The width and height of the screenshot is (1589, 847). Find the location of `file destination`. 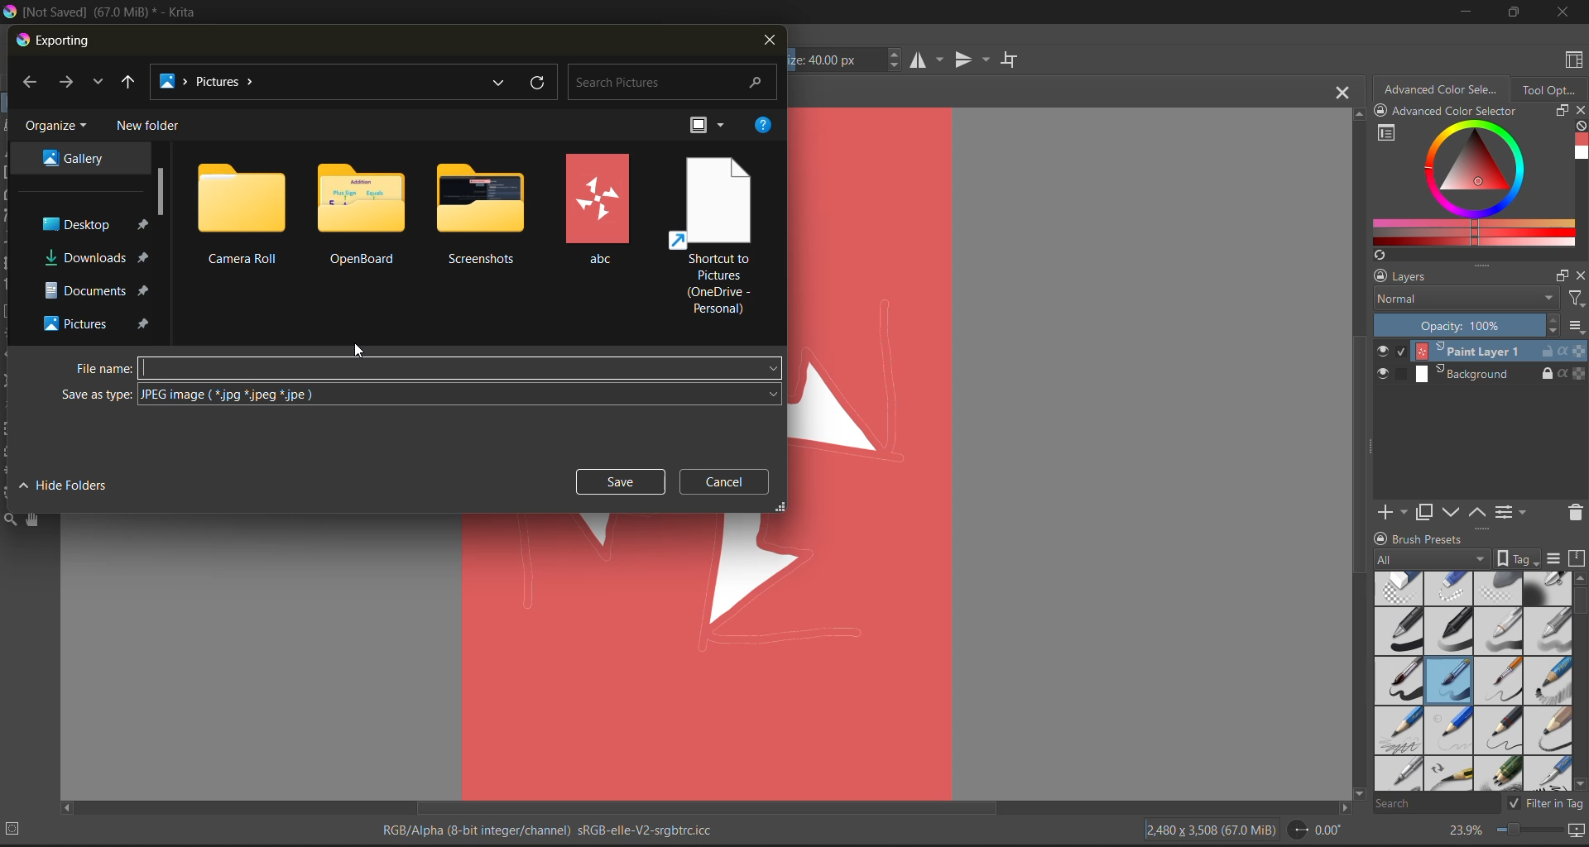

file destination is located at coordinates (97, 258).